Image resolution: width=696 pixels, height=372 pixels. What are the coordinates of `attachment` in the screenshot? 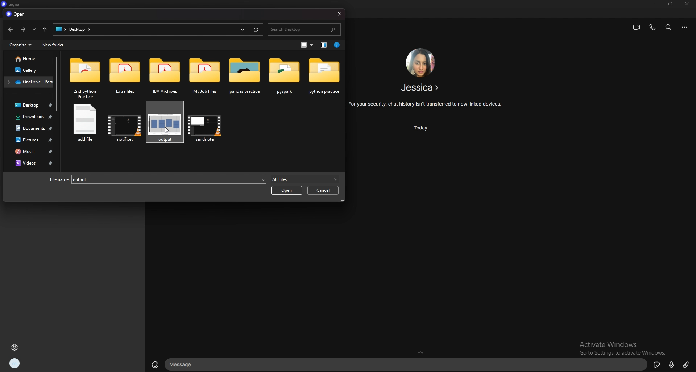 It's located at (687, 364).